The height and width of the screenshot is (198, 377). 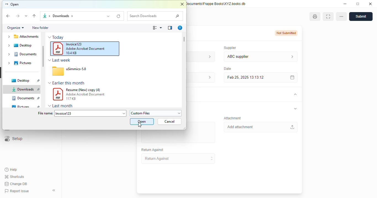 I want to click on toggle expand/contract, so click(x=295, y=95).